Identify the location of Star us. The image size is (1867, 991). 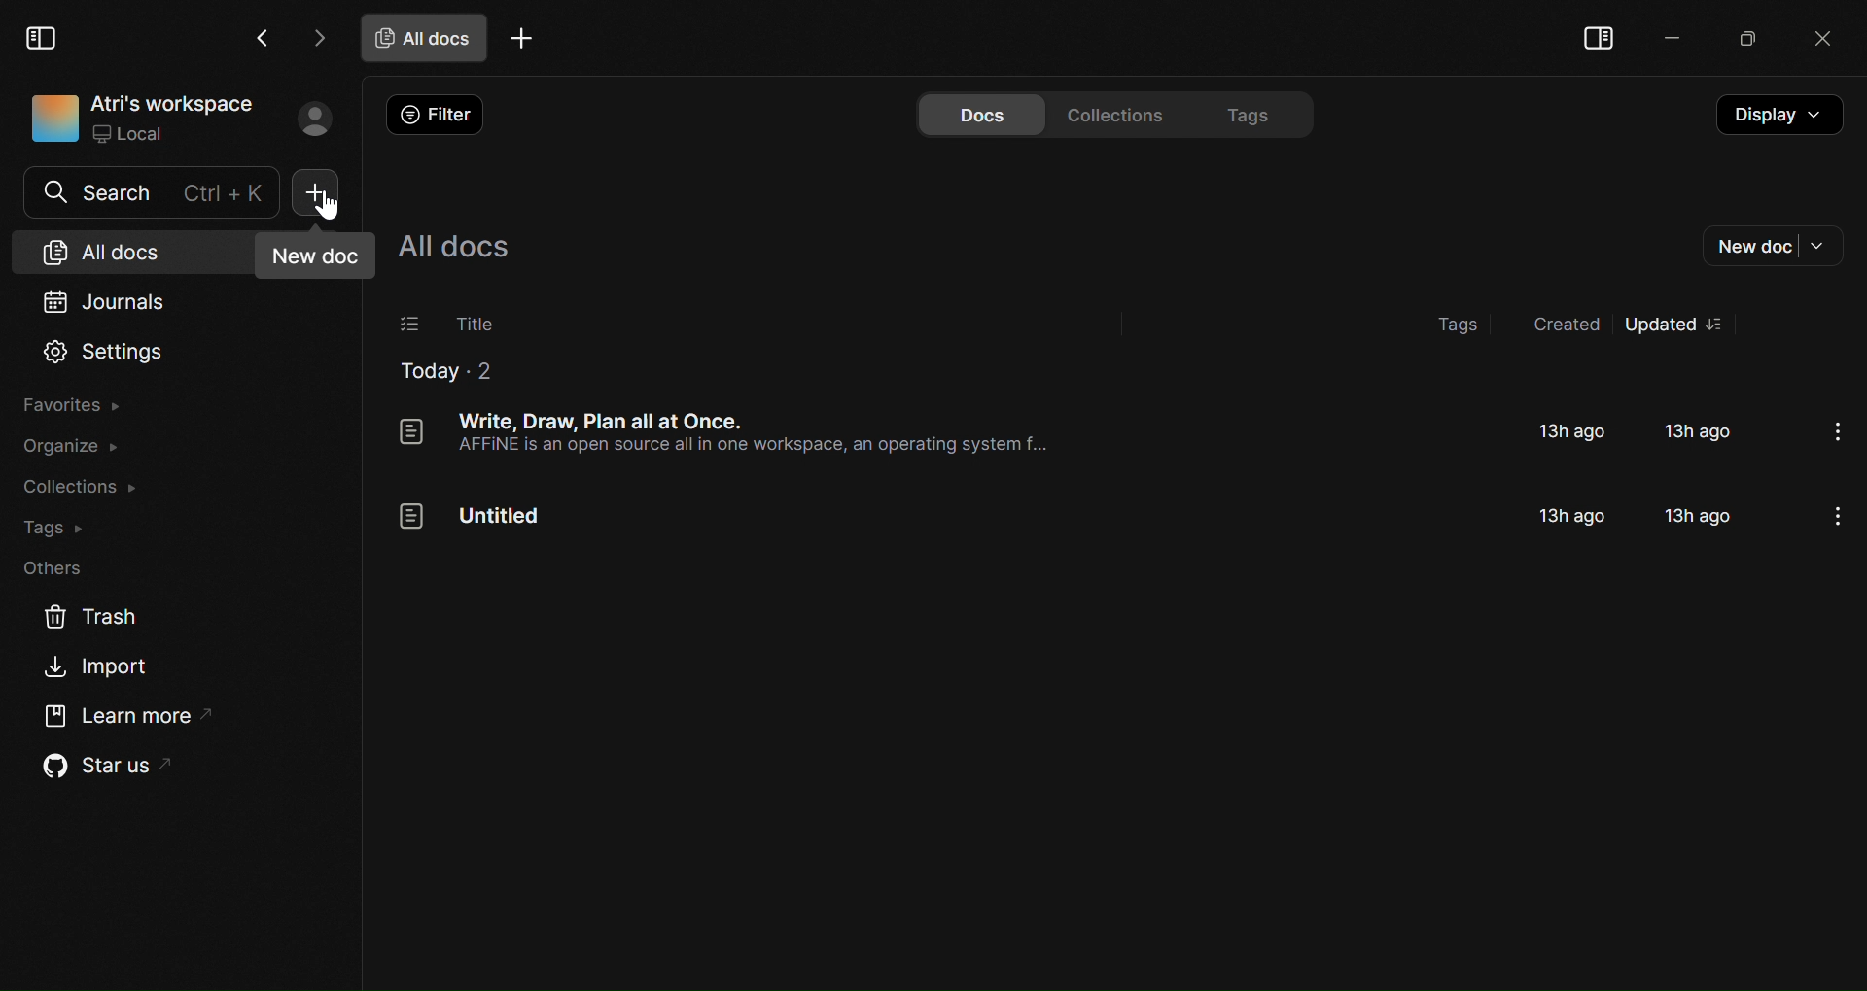
(99, 765).